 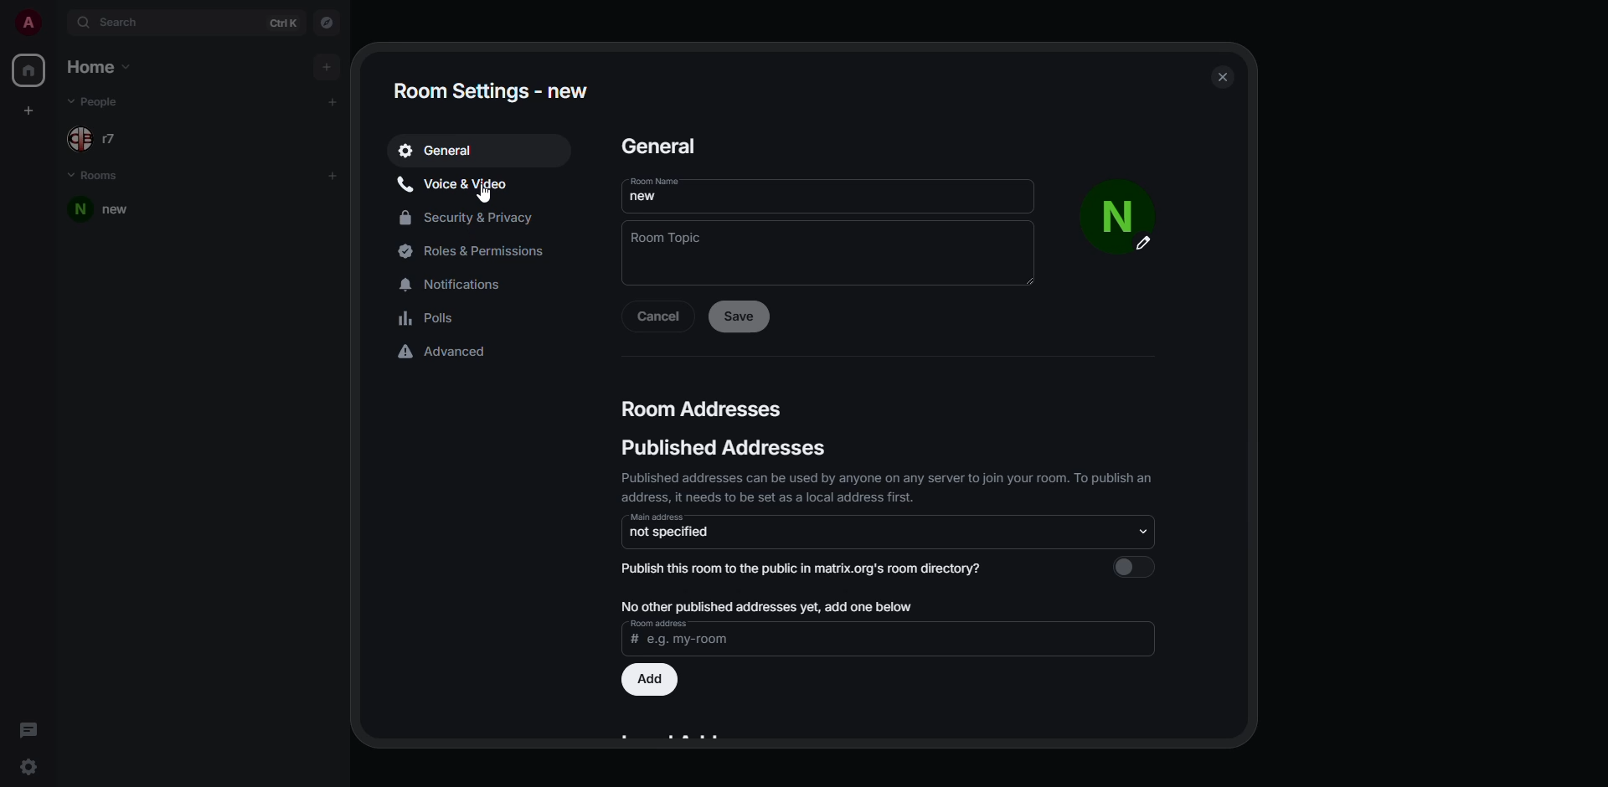 What do you see at coordinates (741, 314) in the screenshot?
I see `save` at bounding box center [741, 314].